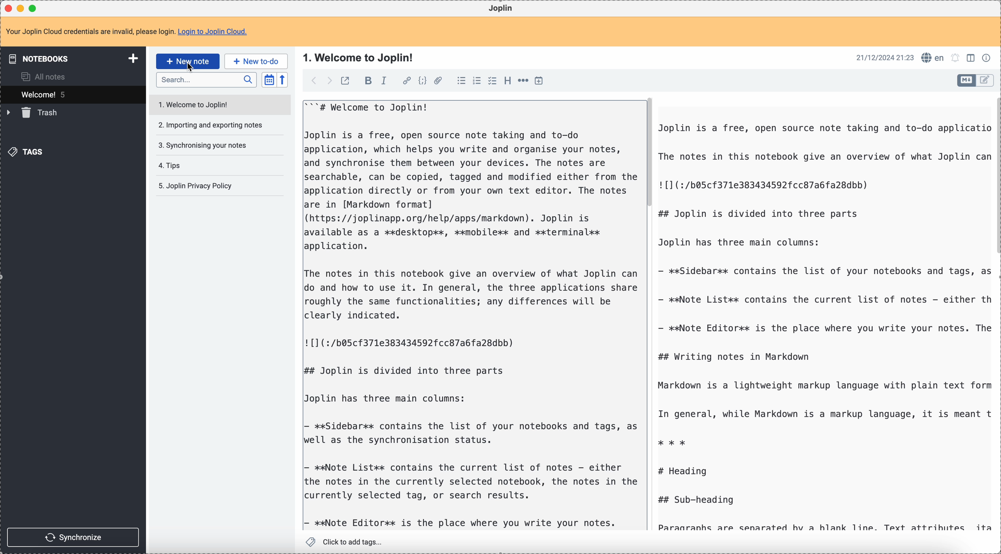 The width and height of the screenshot is (1001, 554). What do you see at coordinates (170, 166) in the screenshot?
I see `tips` at bounding box center [170, 166].